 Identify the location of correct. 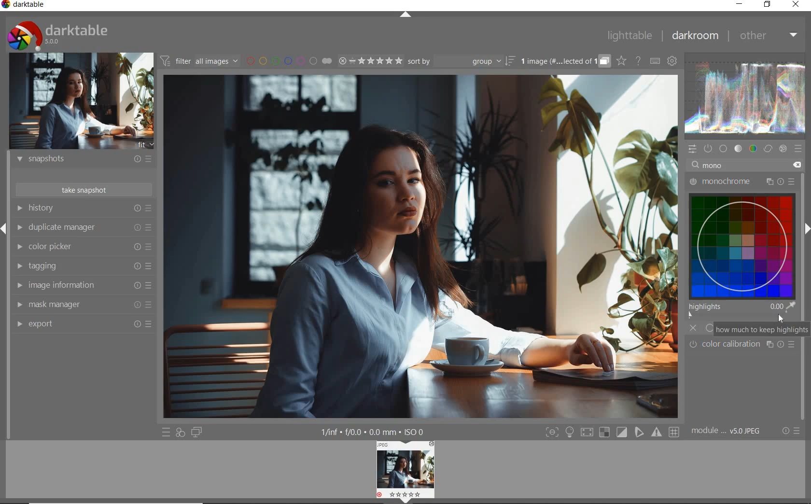
(768, 148).